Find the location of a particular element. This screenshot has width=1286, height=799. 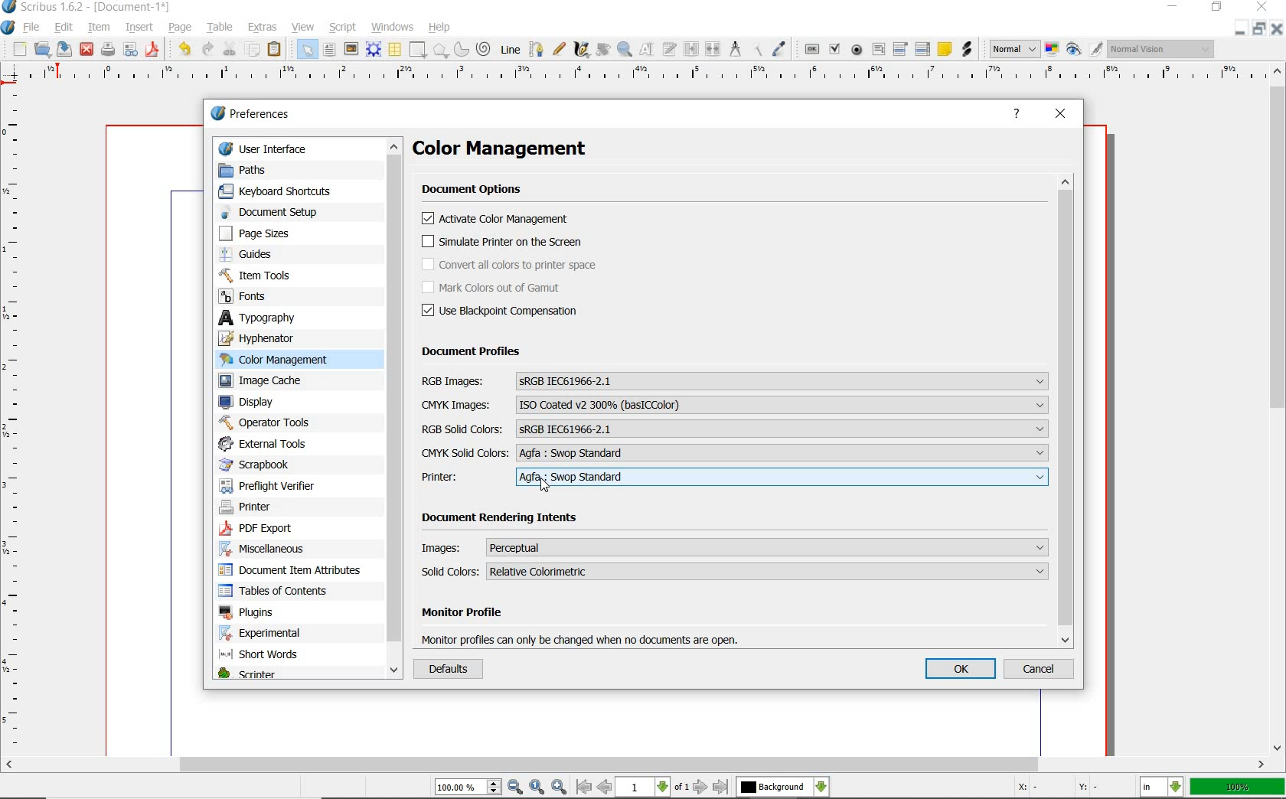

arc is located at coordinates (461, 49).